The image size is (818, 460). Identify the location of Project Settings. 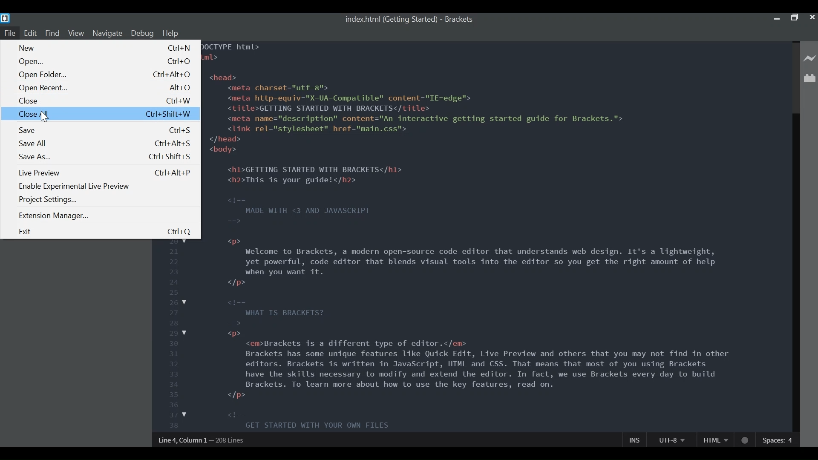
(48, 199).